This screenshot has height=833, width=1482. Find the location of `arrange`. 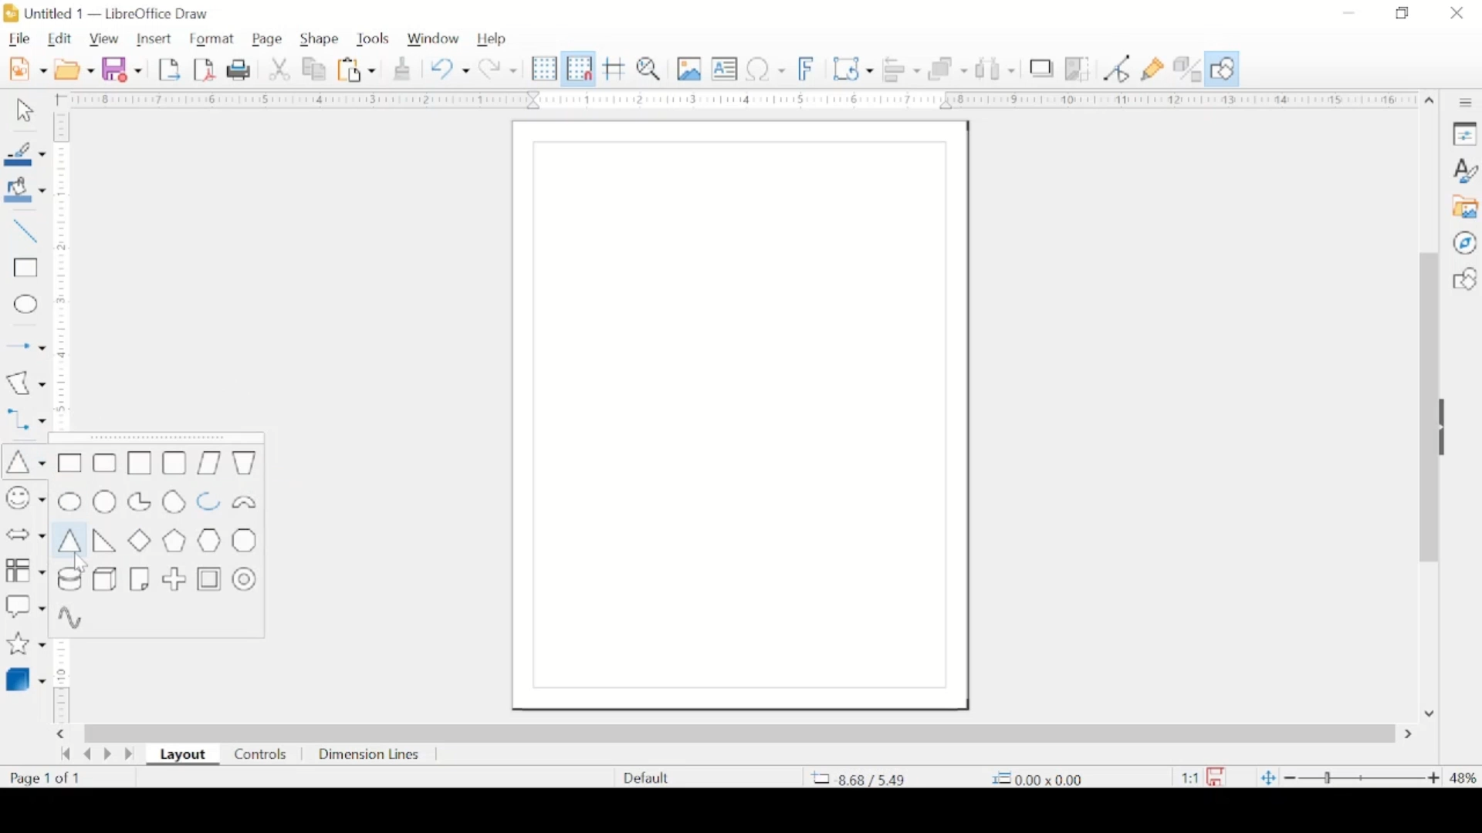

arrange is located at coordinates (949, 69).